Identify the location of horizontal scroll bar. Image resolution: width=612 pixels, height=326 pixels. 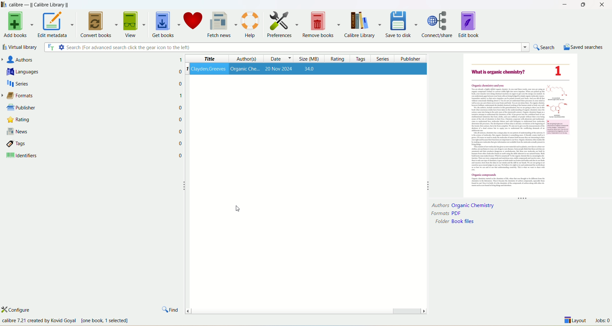
(305, 309).